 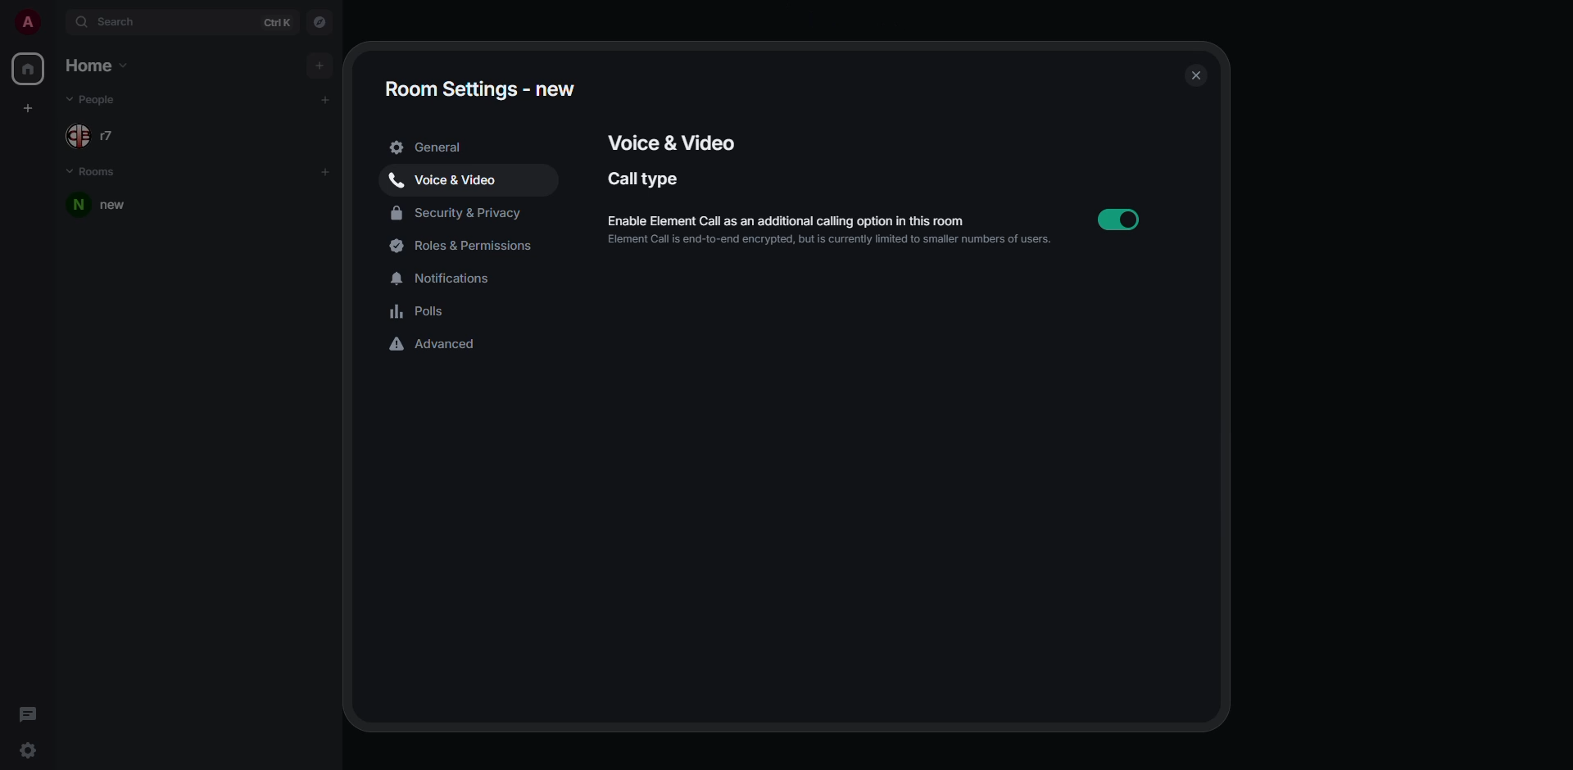 I want to click on people, so click(x=95, y=132).